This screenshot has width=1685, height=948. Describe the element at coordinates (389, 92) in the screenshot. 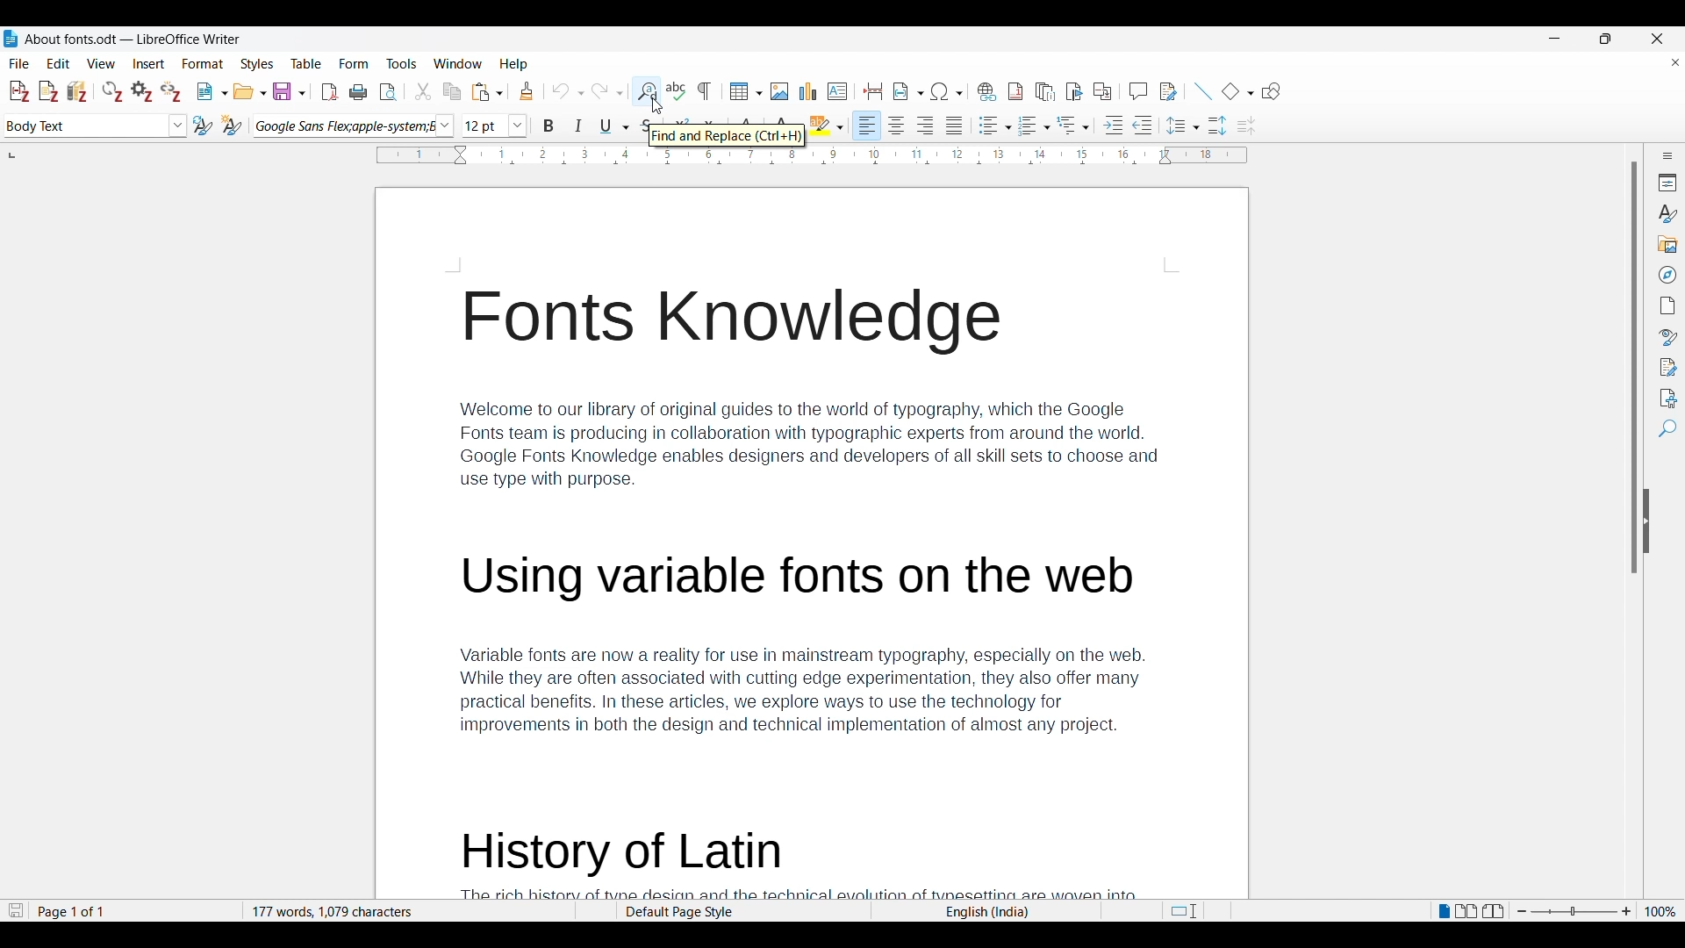

I see `Toggle print preview` at that location.